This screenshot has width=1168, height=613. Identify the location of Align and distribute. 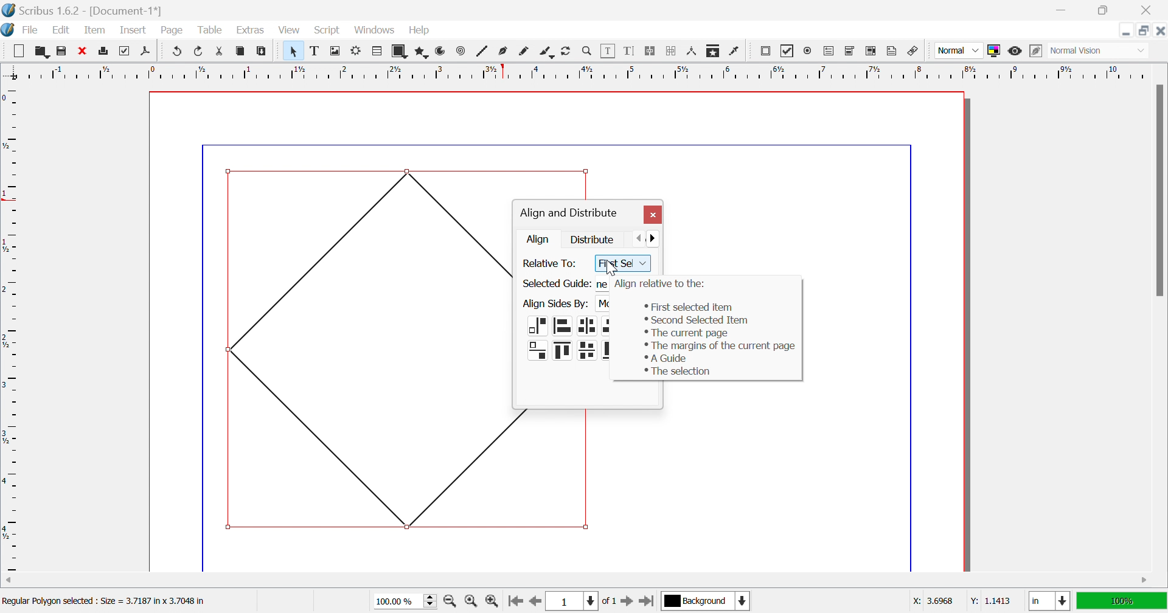
(568, 213).